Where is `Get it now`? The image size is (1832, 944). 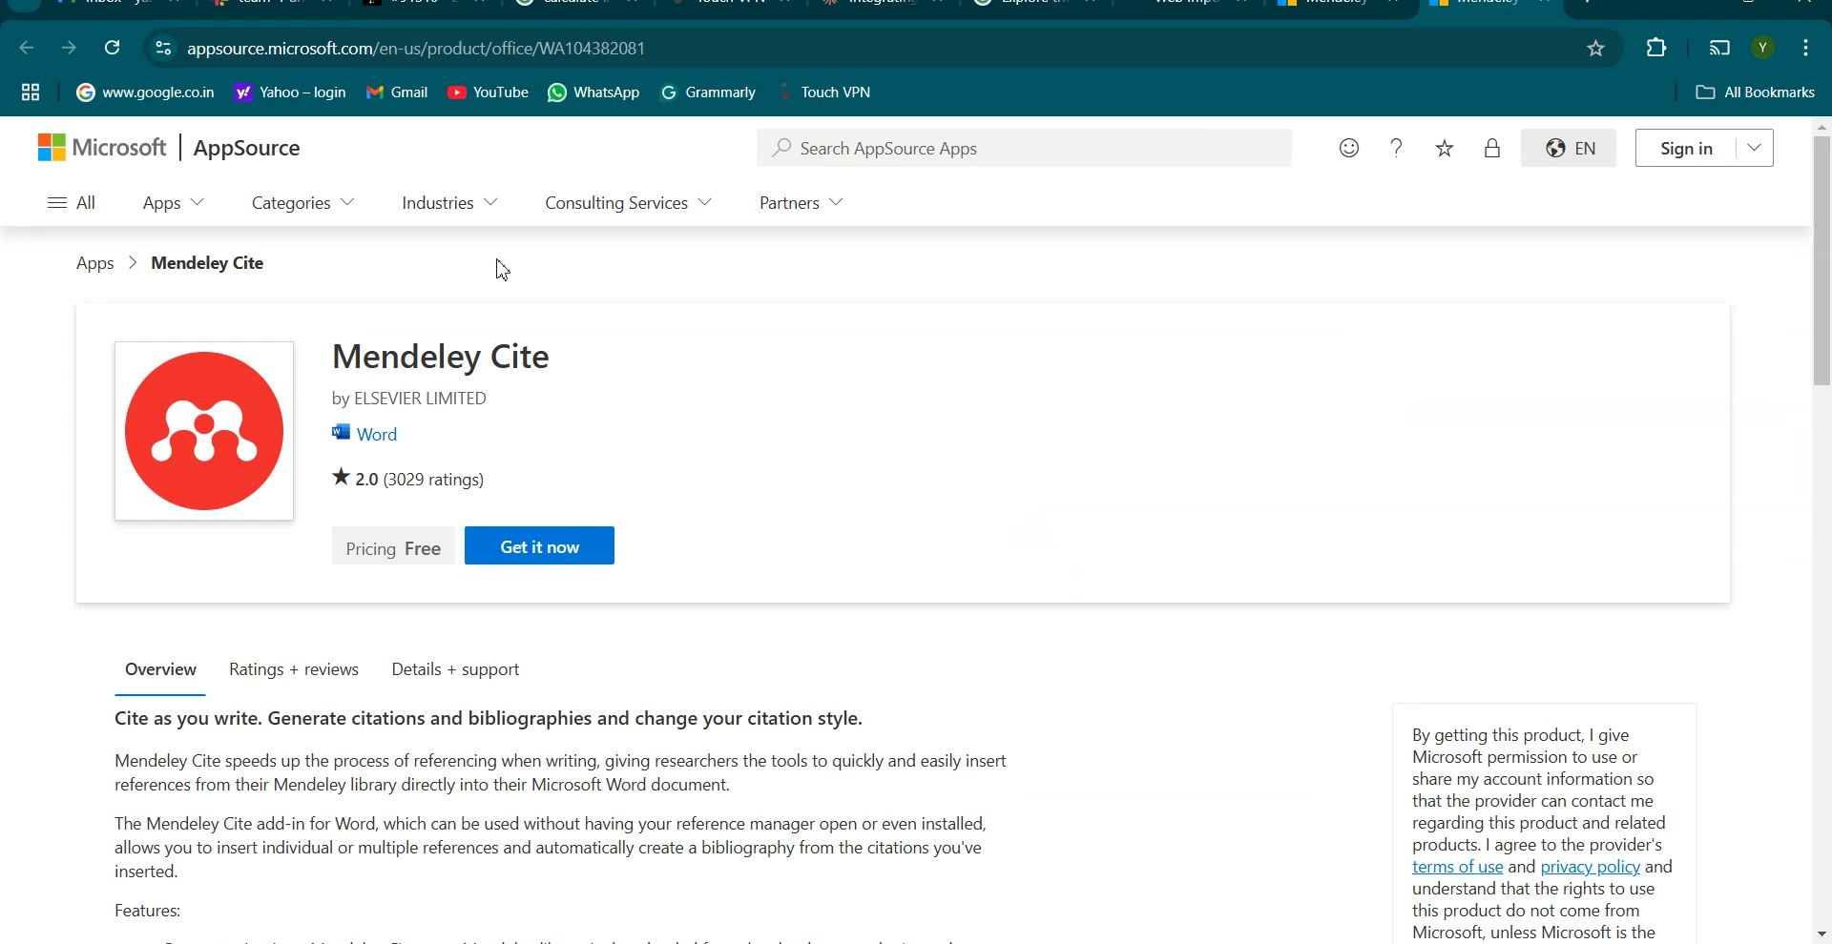
Get it now is located at coordinates (539, 544).